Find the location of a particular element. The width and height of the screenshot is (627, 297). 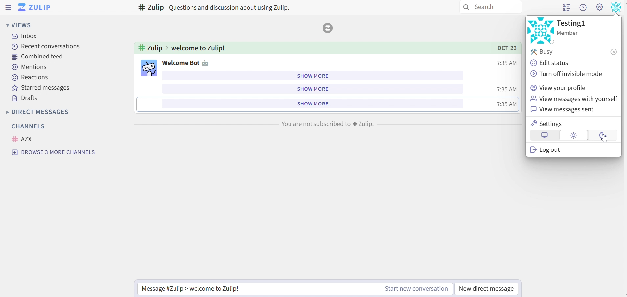

image is located at coordinates (540, 30).